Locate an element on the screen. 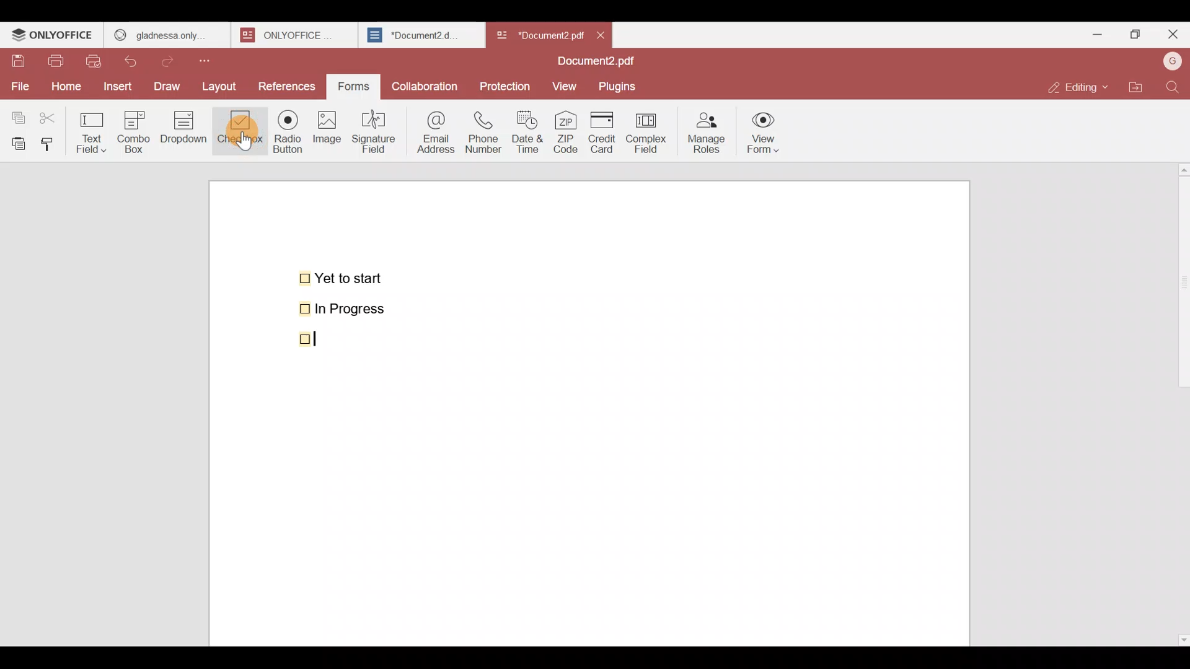  Forms is located at coordinates (355, 85).